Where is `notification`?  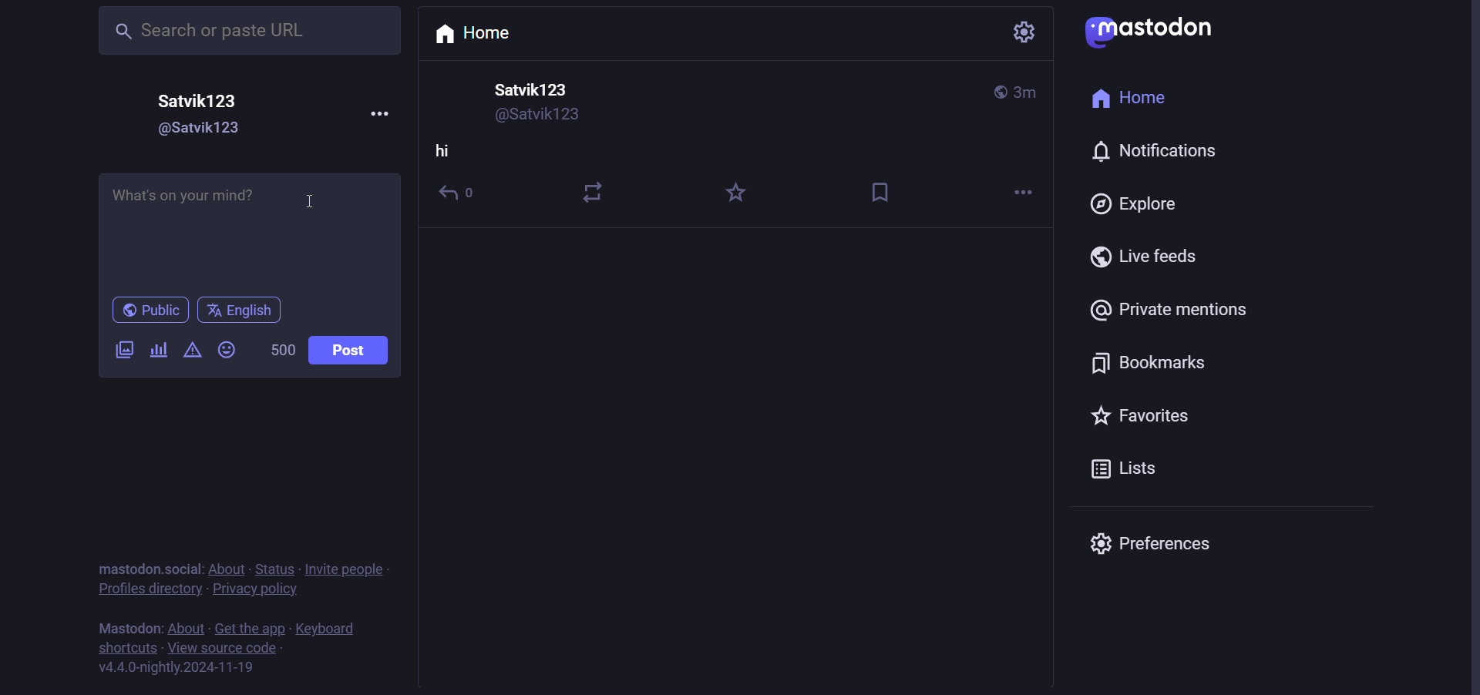
notification is located at coordinates (1150, 152).